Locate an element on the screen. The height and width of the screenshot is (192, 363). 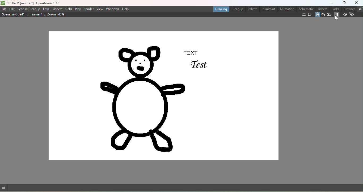
Xsheet is located at coordinates (323, 8).